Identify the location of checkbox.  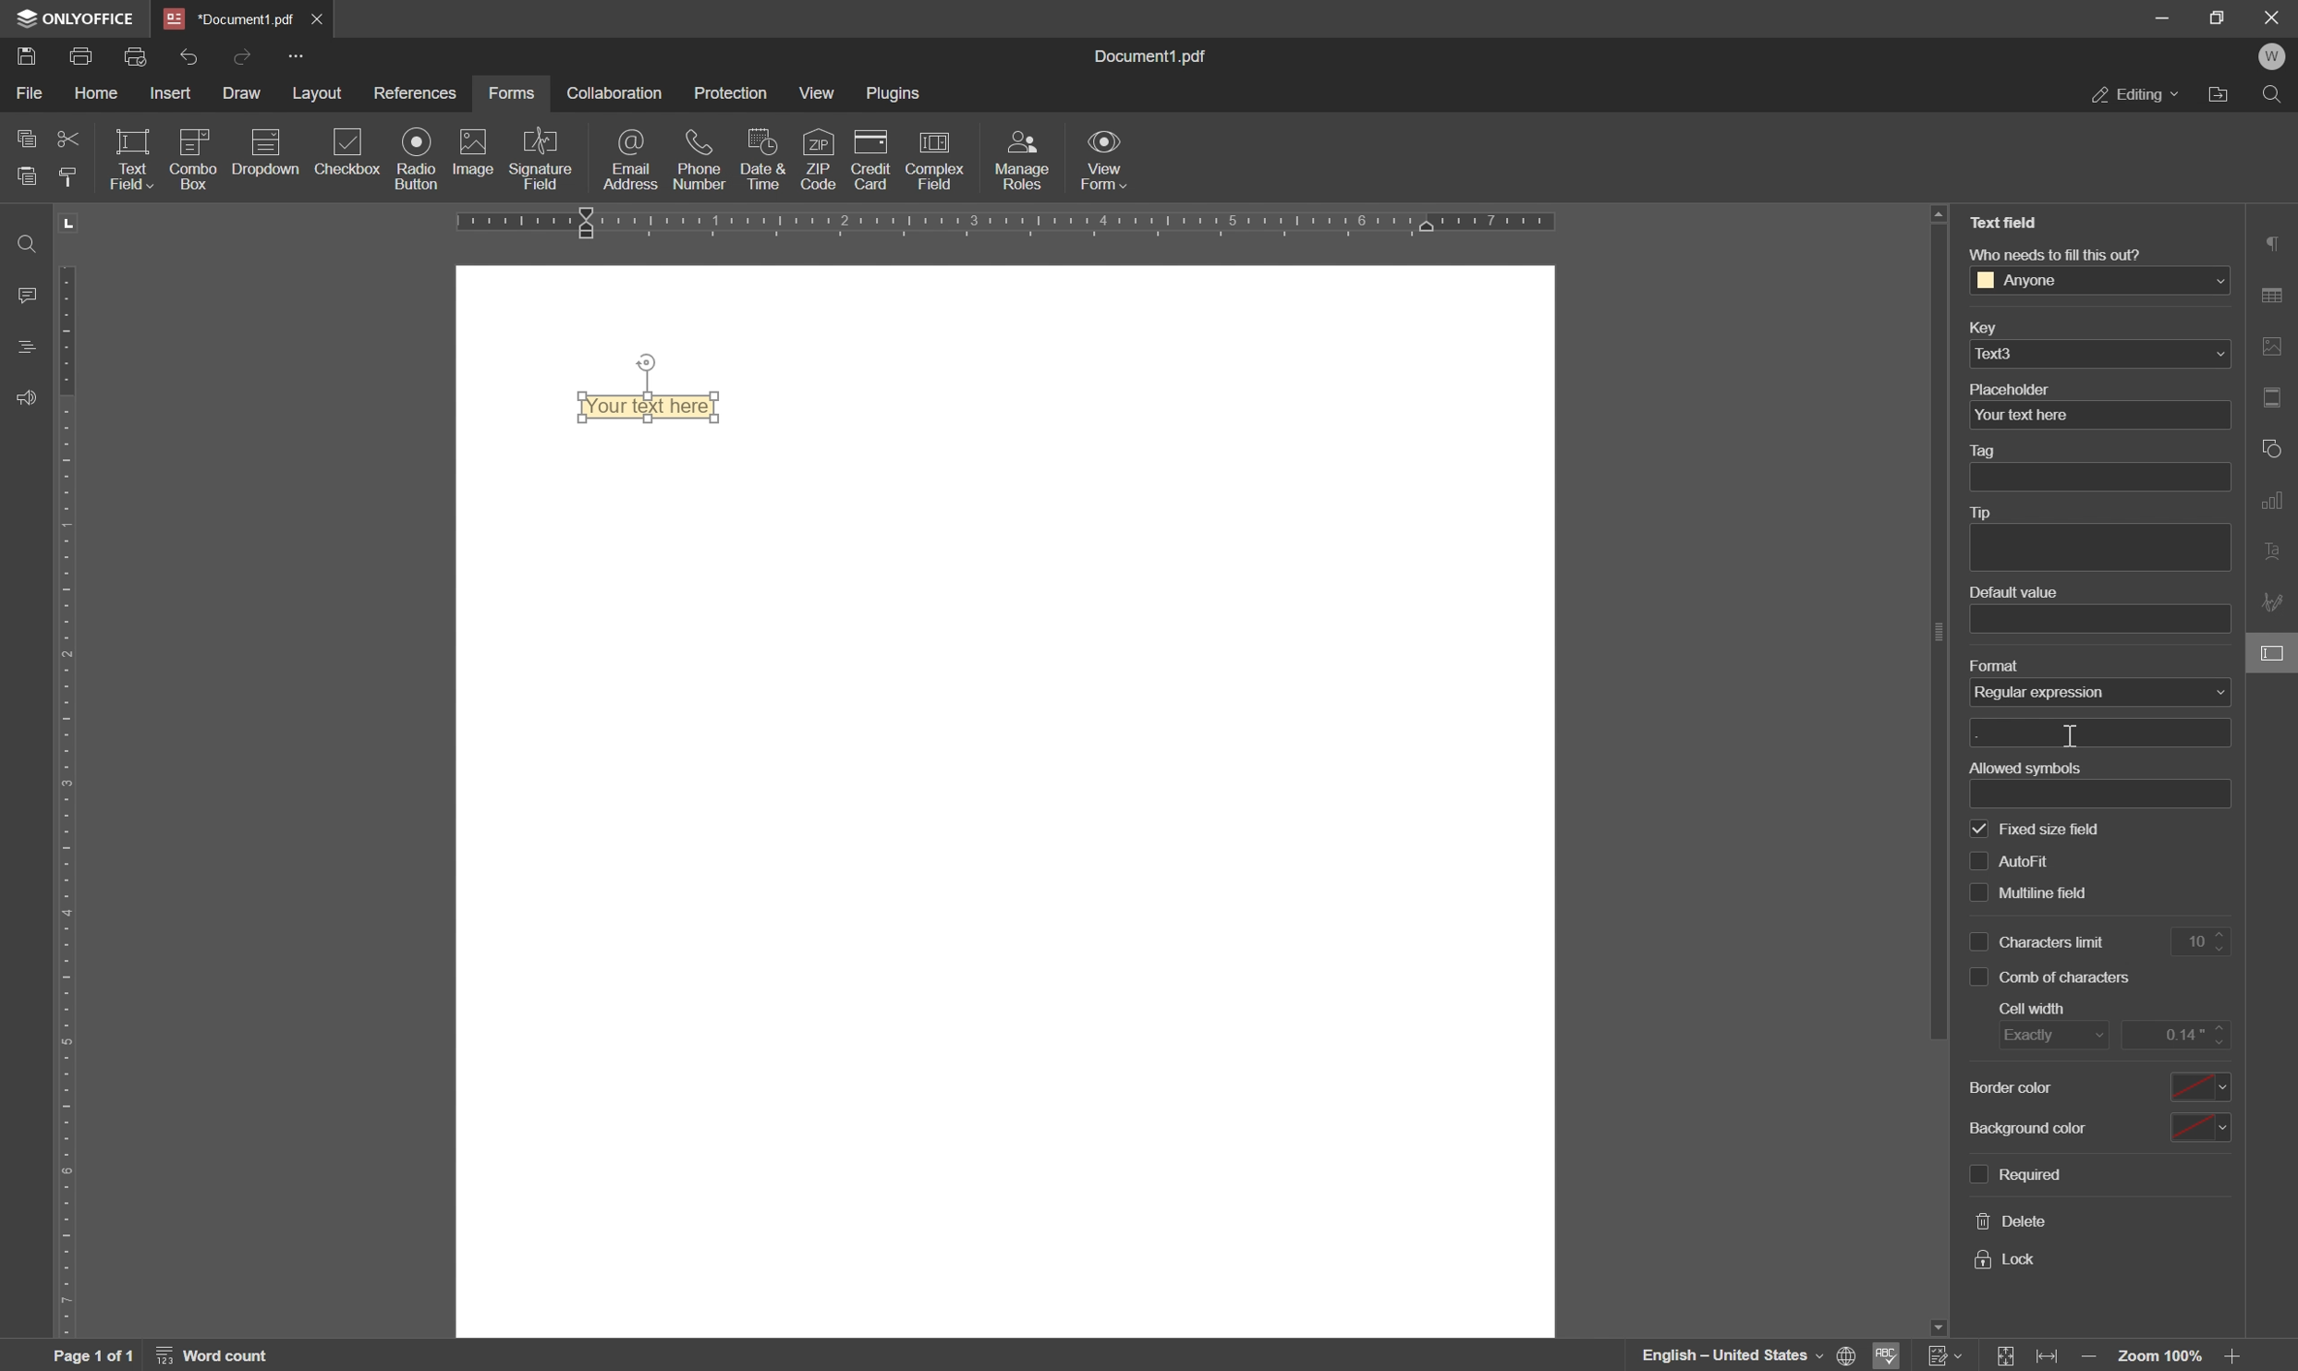
(1975, 858).